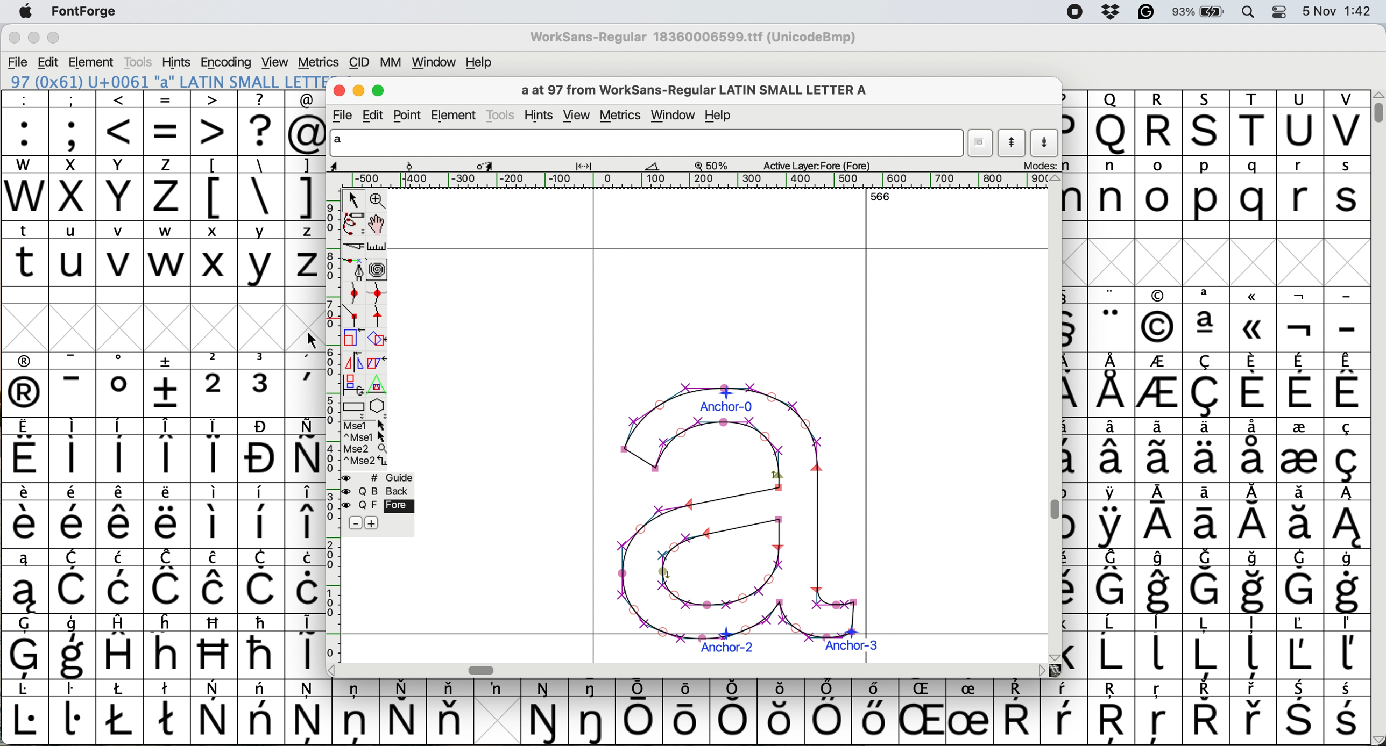  I want to click on a at 97 from WorkSans-Regular LATIN SMALL LETTER A, so click(694, 92).